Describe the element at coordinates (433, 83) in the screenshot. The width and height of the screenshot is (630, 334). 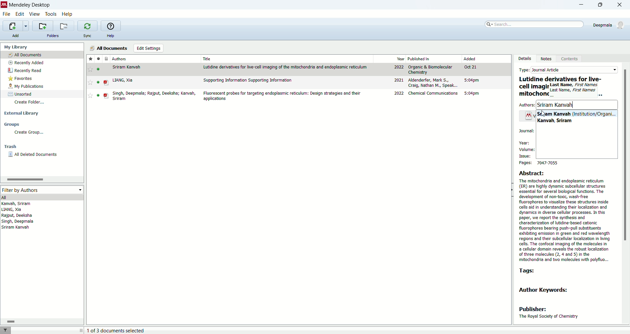
I see `Aldenderfer, Mark S., Craig, Nathan M., Speak...` at that location.